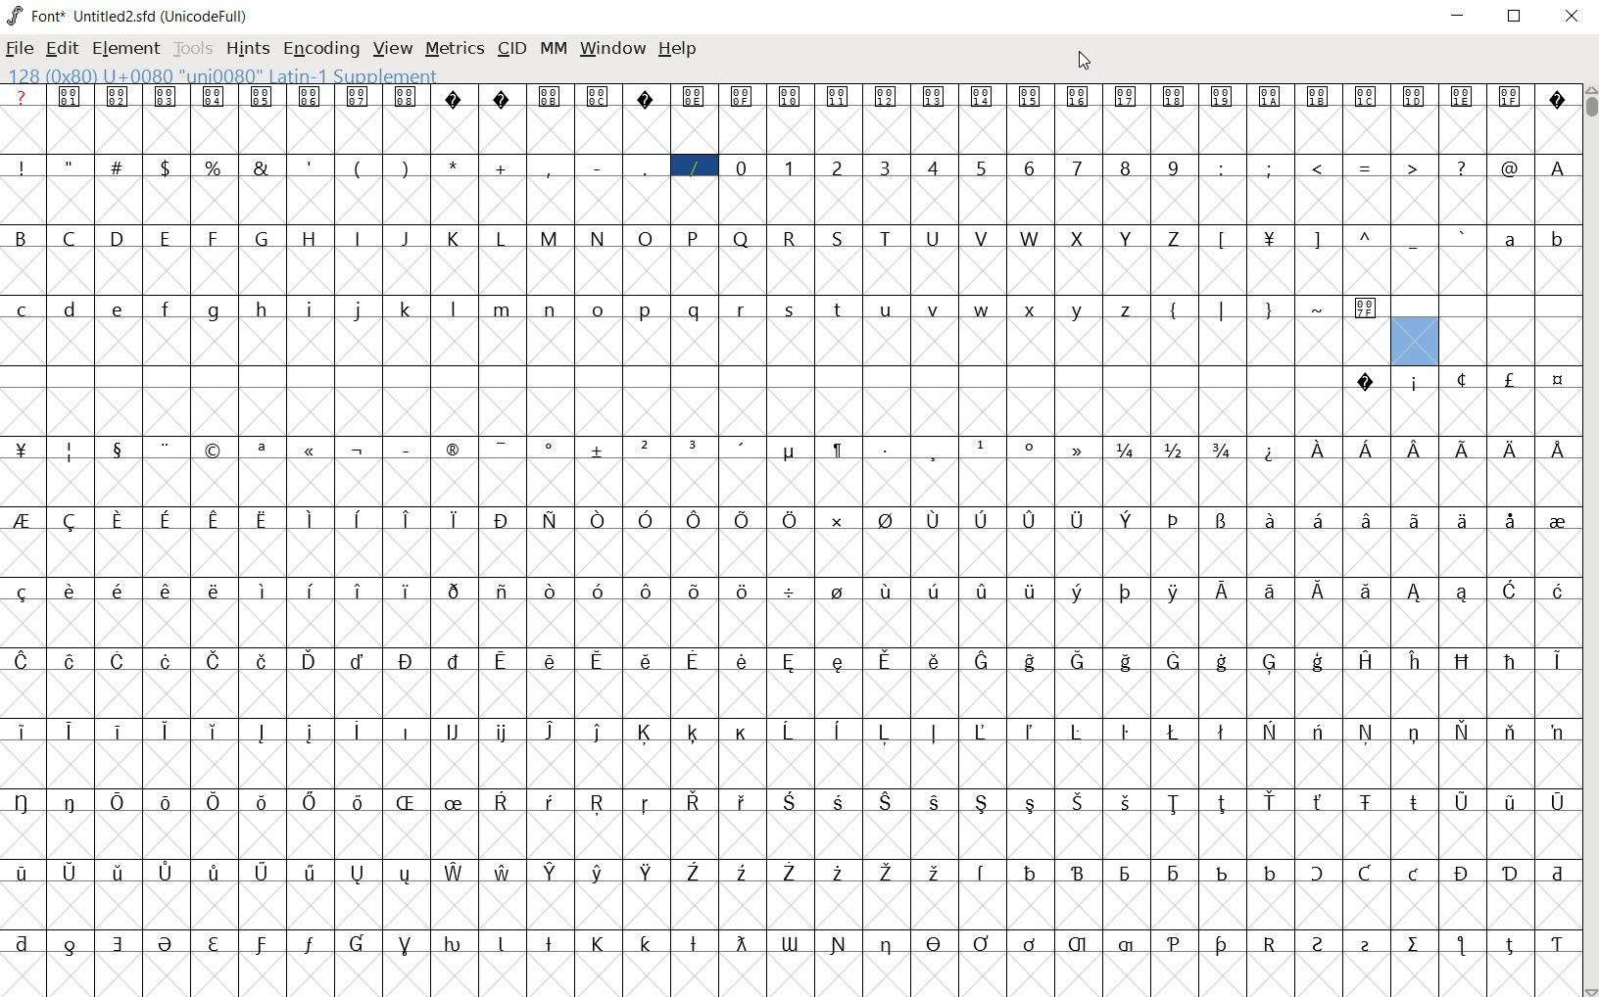  Describe the element at coordinates (115, 13) in the screenshot. I see `font name` at that location.